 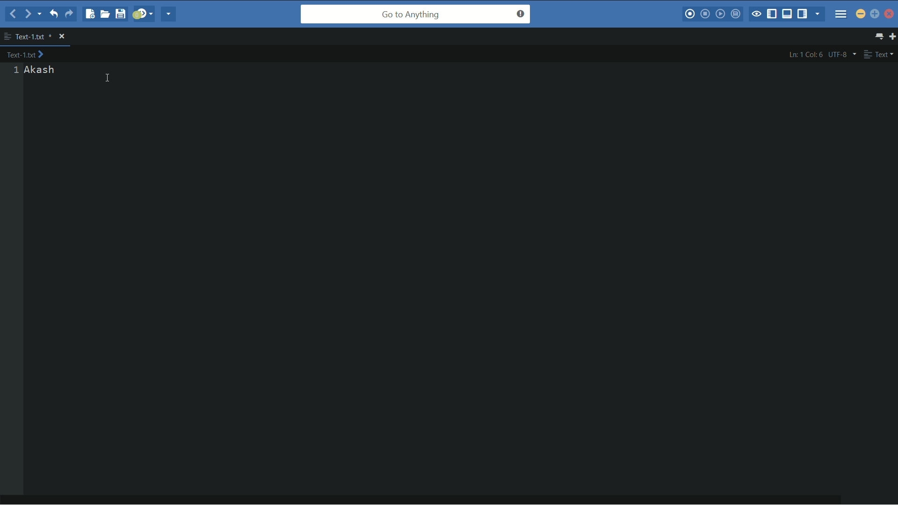 What do you see at coordinates (16, 70) in the screenshot?
I see `line number` at bounding box center [16, 70].